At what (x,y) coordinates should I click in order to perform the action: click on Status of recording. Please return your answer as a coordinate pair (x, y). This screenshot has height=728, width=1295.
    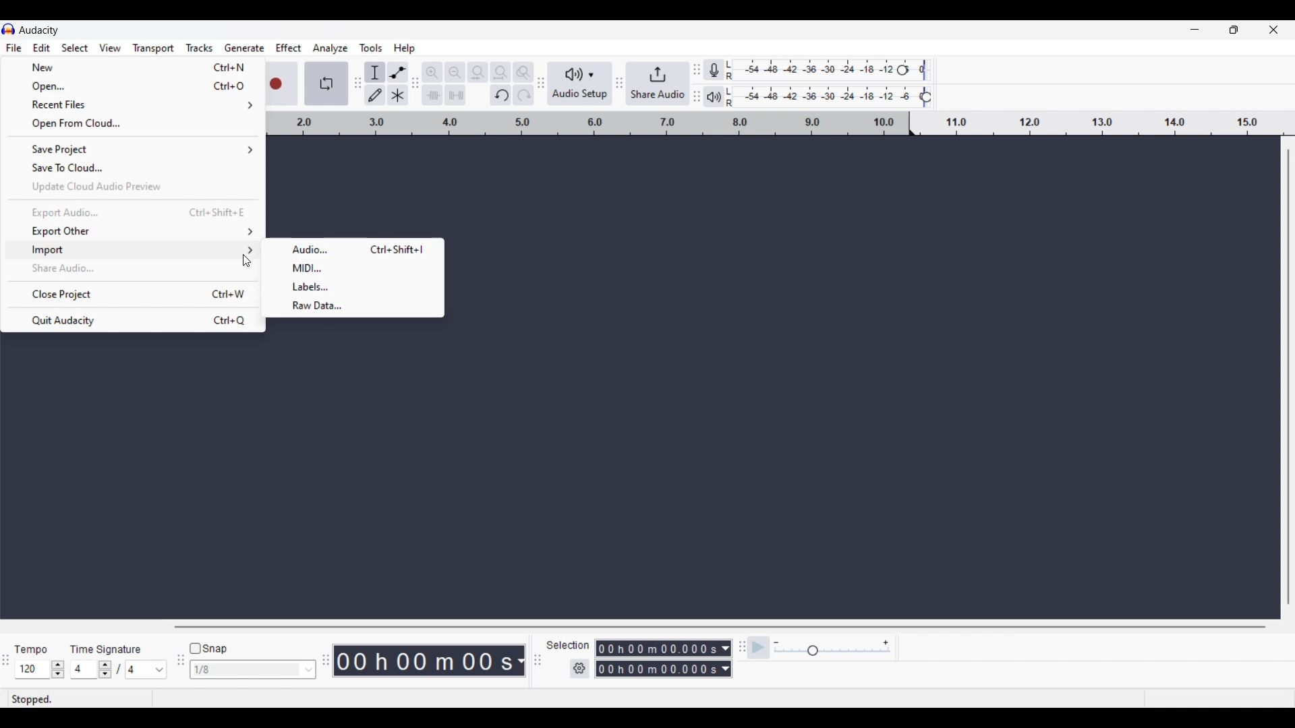
    Looking at the image, I should click on (63, 699).